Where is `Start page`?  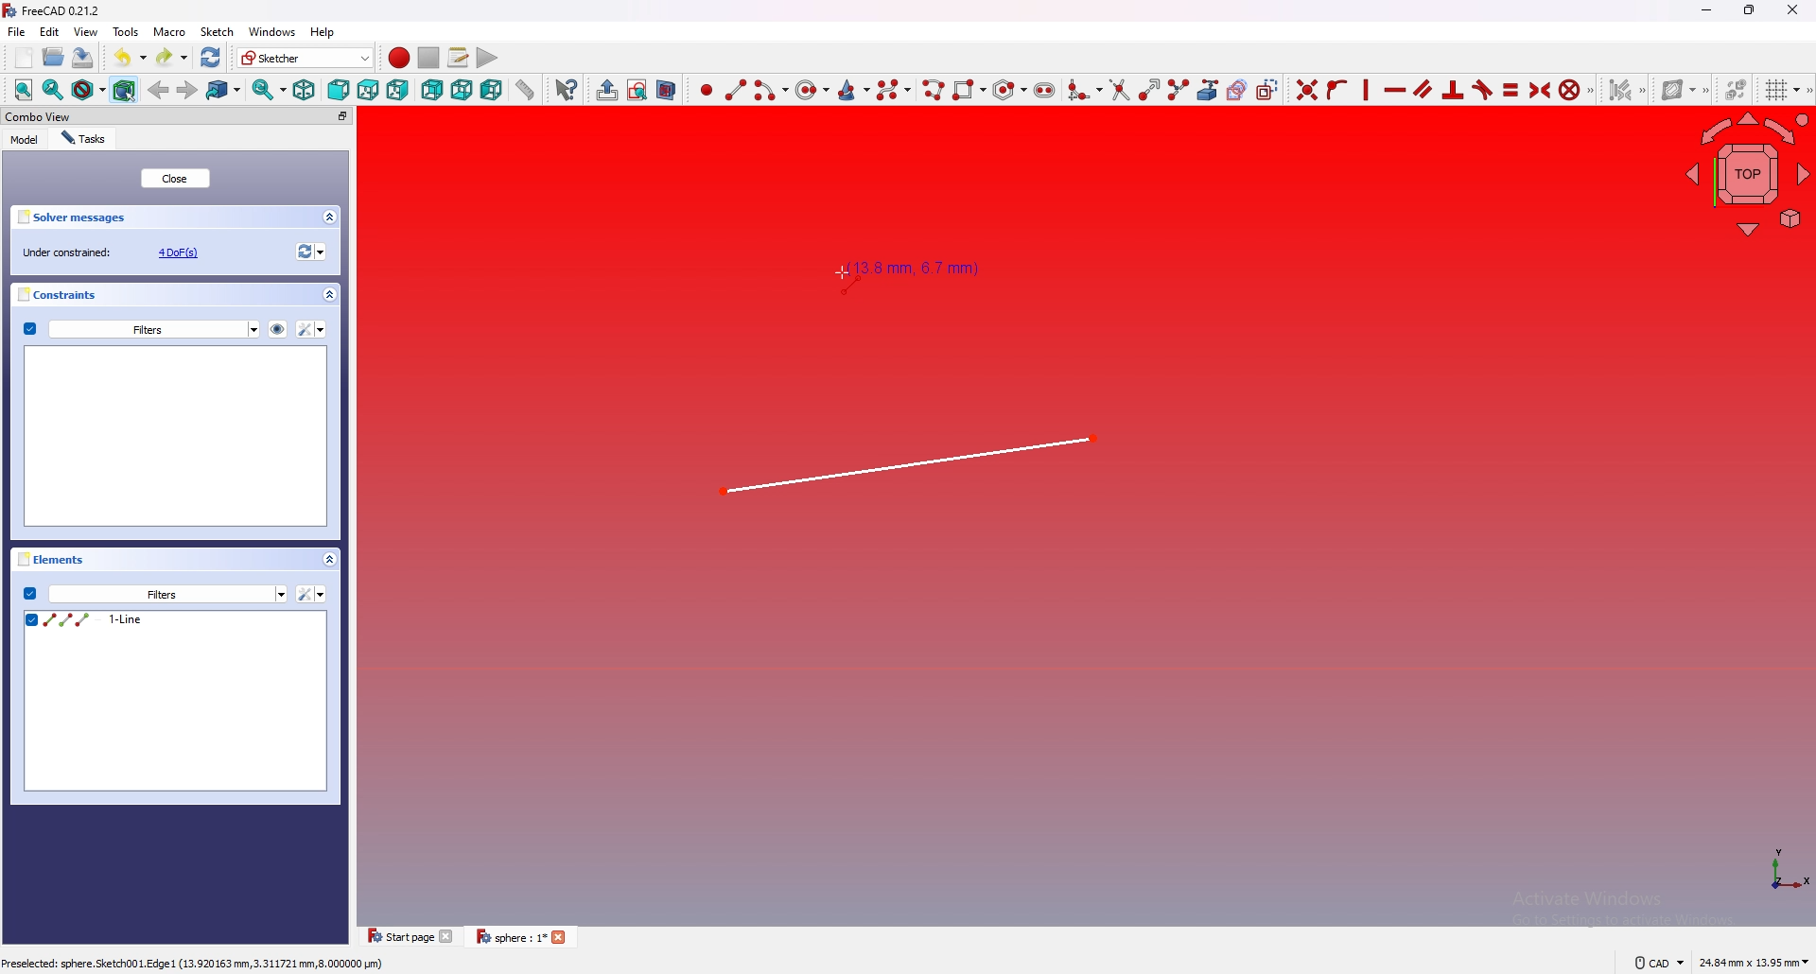
Start page is located at coordinates (409, 937).